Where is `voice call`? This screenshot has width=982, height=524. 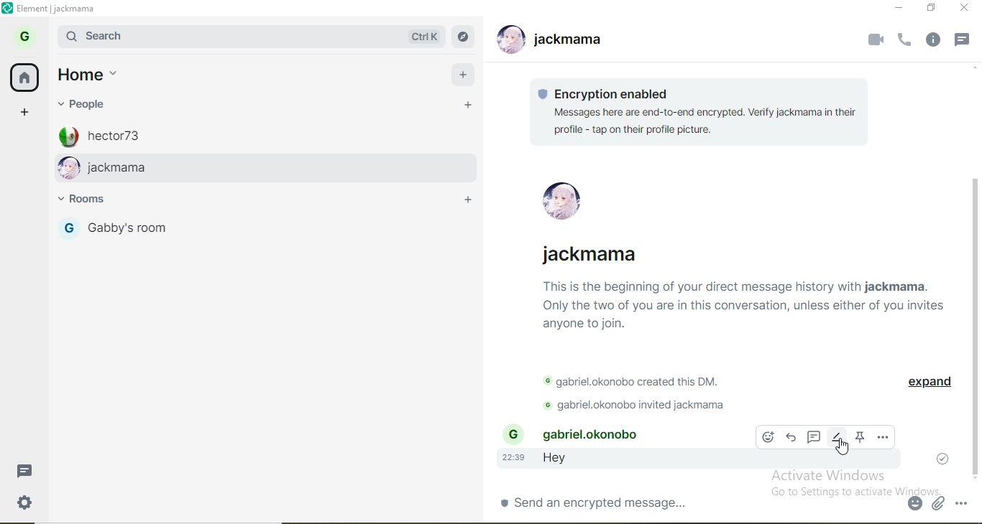 voice call is located at coordinates (904, 43).